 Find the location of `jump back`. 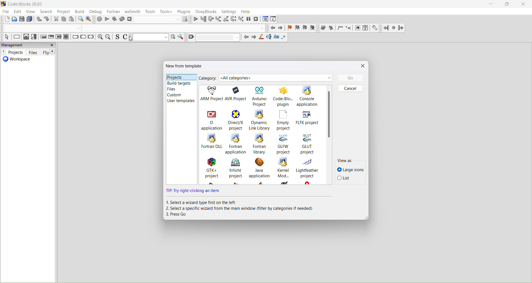

jump back is located at coordinates (272, 28).